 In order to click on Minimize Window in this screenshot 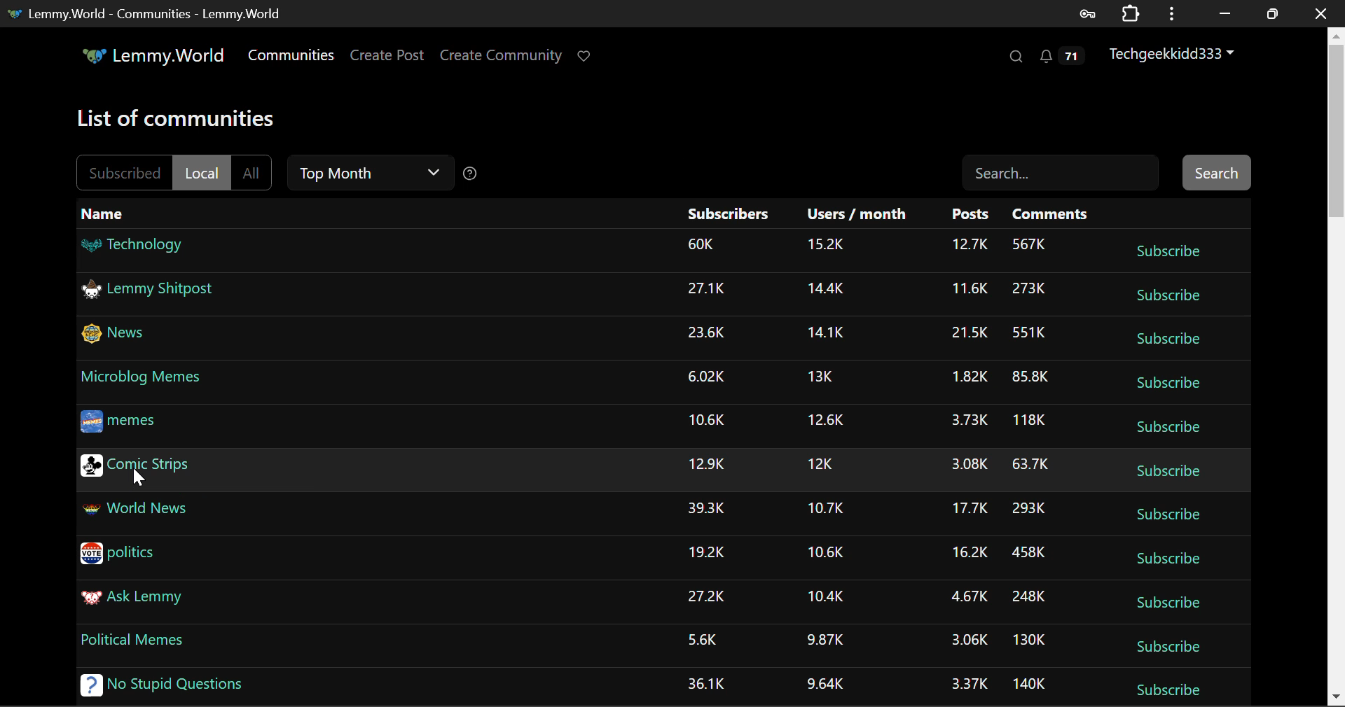, I will do `click(1272, 12)`.